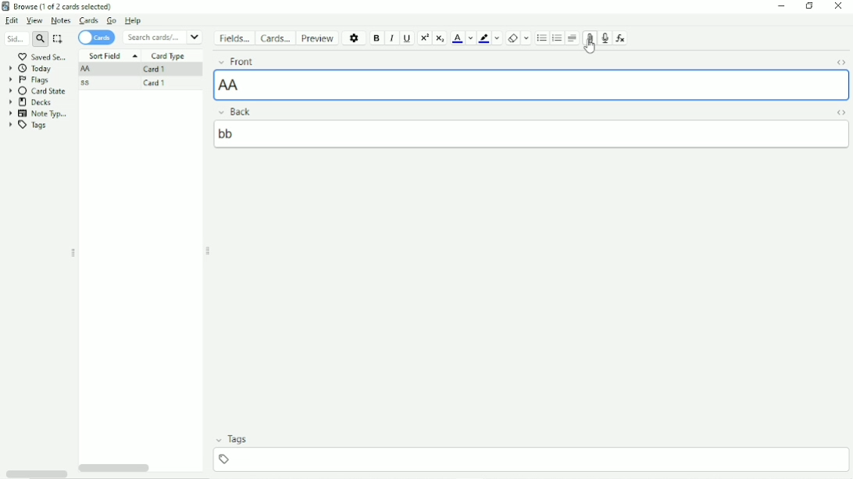 Image resolution: width=853 pixels, height=479 pixels. What do you see at coordinates (605, 38) in the screenshot?
I see `Record audio` at bounding box center [605, 38].